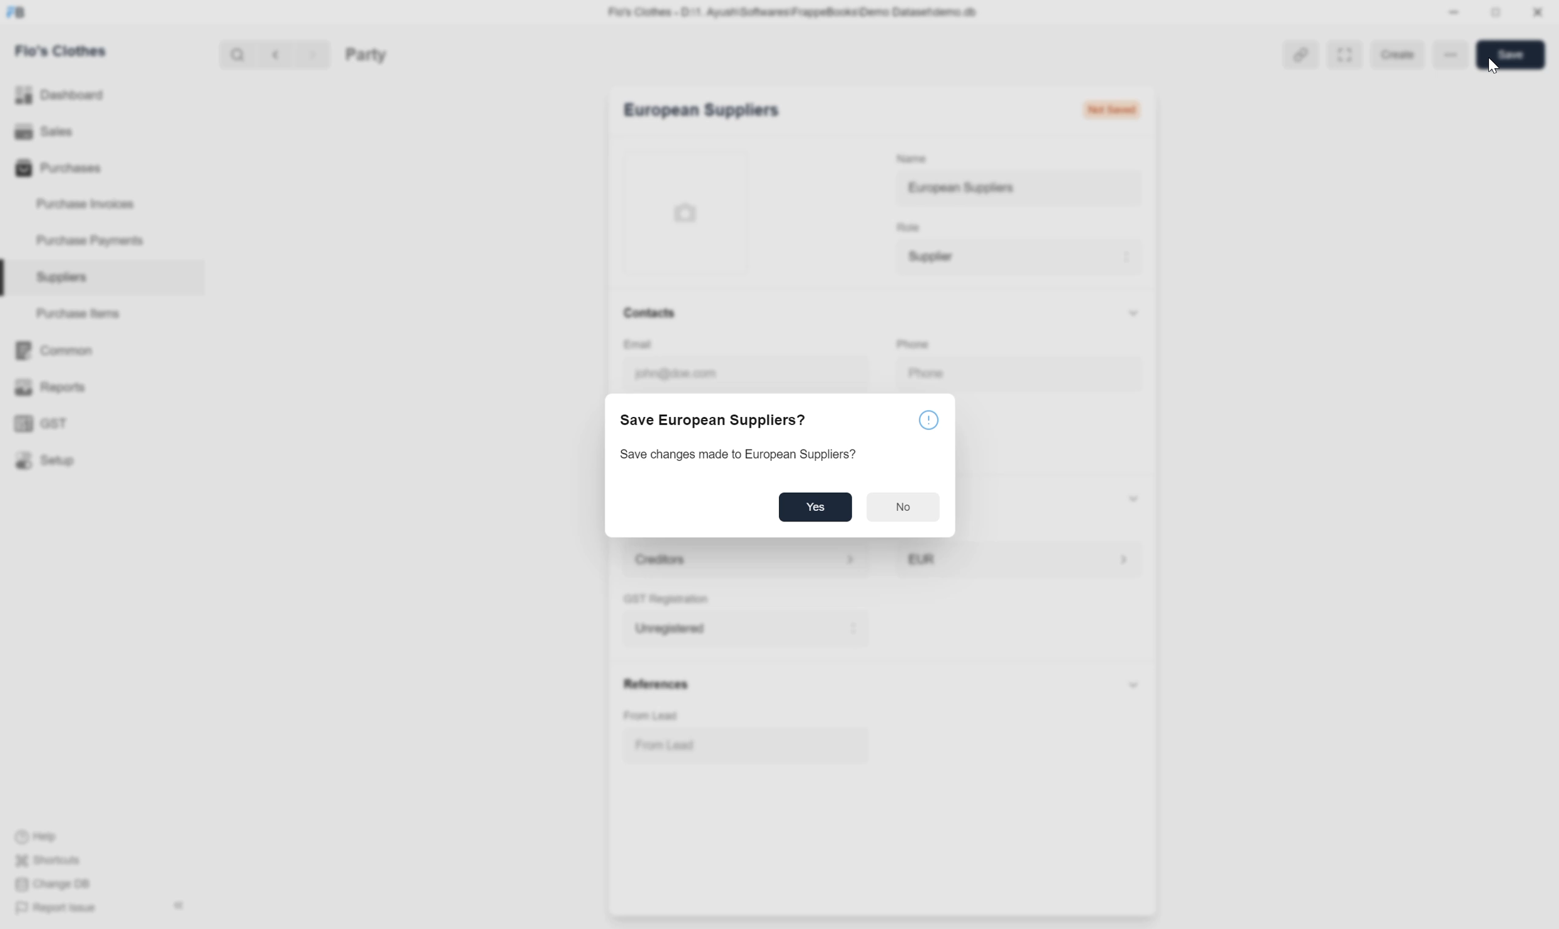 This screenshot has height=929, width=1559. What do you see at coordinates (903, 505) in the screenshot?
I see `No` at bounding box center [903, 505].